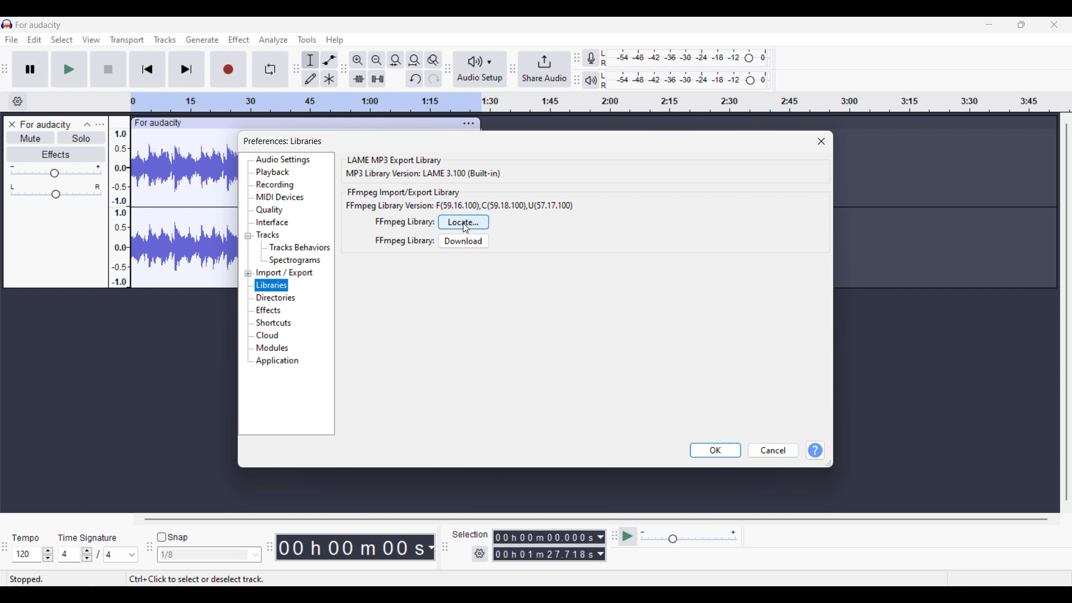 This screenshot has height=603, width=1072. Describe the element at coordinates (280, 197) in the screenshot. I see `MIDI devices` at that location.